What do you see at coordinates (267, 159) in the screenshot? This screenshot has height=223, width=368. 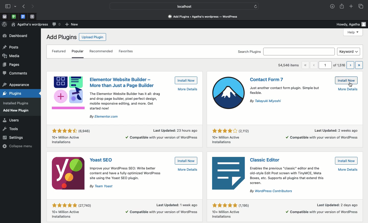 I see `Classic editor` at bounding box center [267, 159].